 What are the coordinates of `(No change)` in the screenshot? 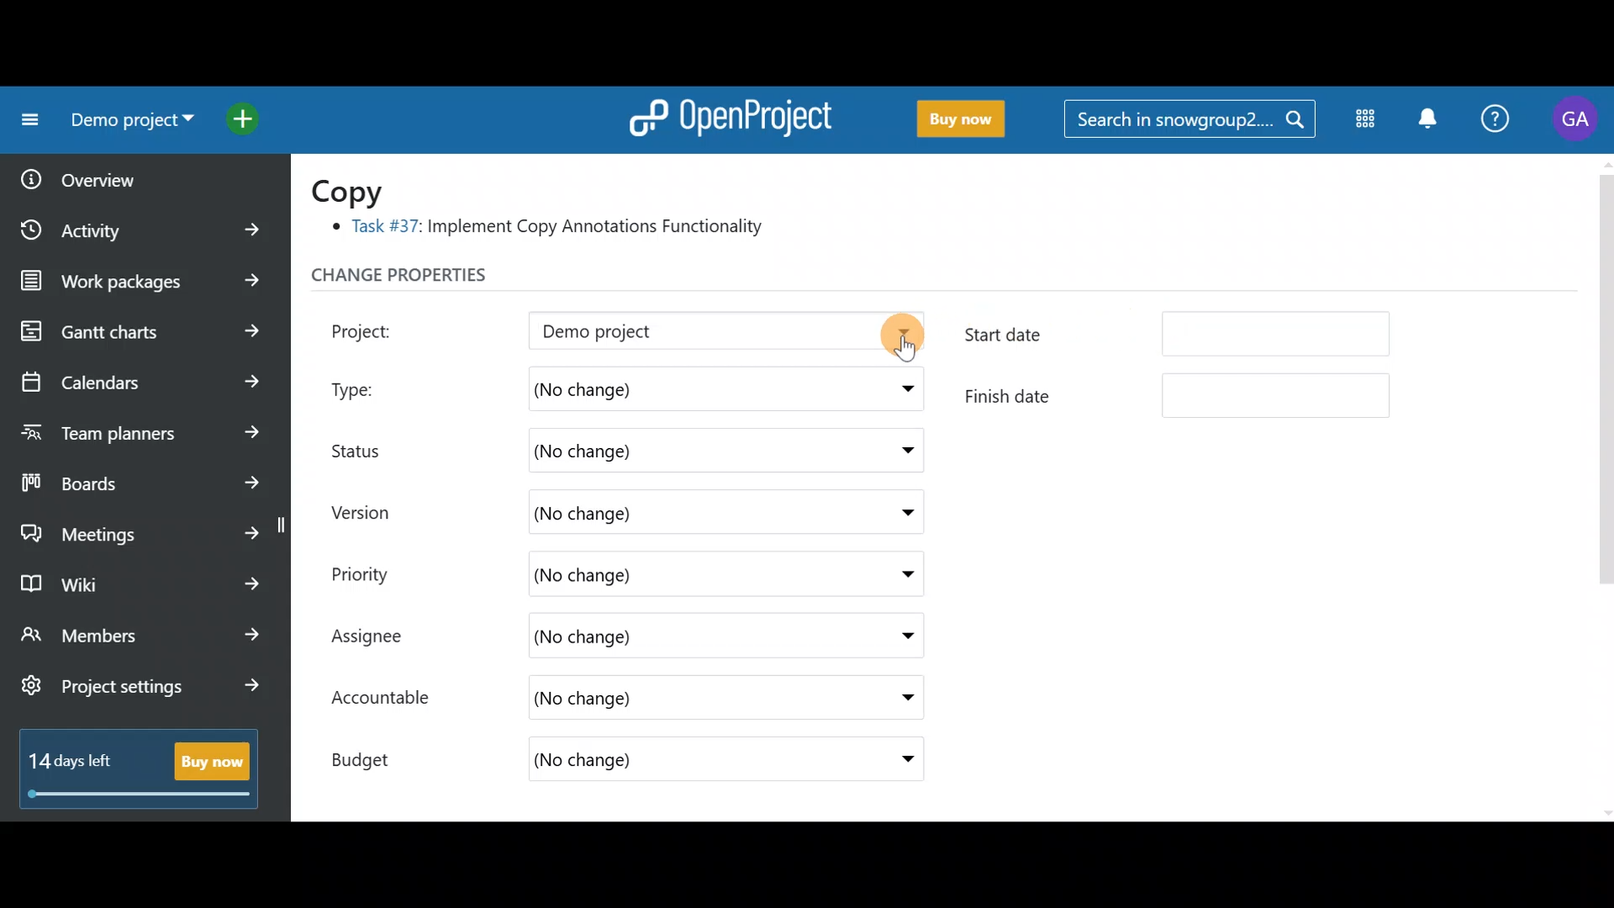 It's located at (667, 509).